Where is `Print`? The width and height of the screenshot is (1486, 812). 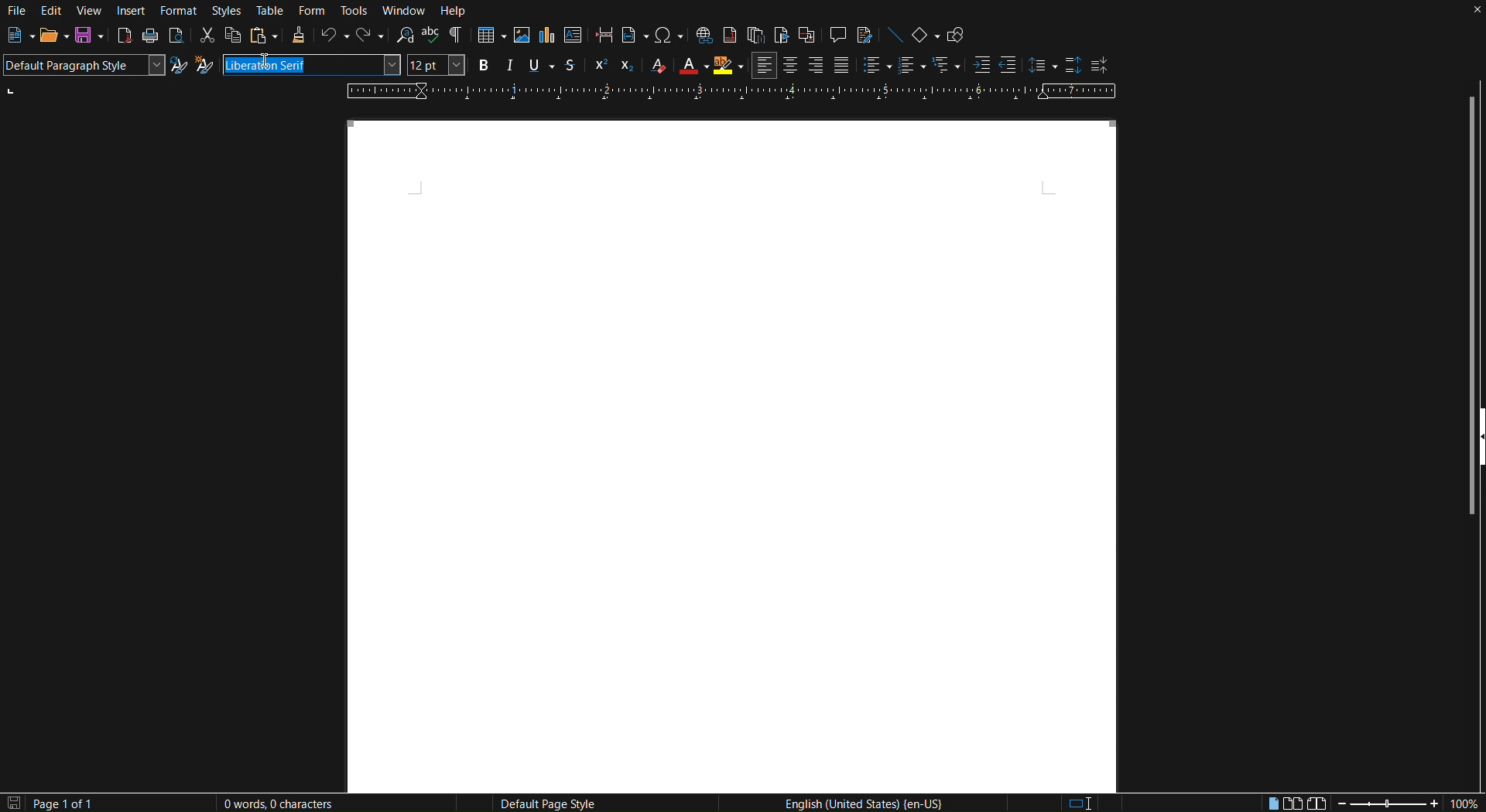
Print is located at coordinates (151, 38).